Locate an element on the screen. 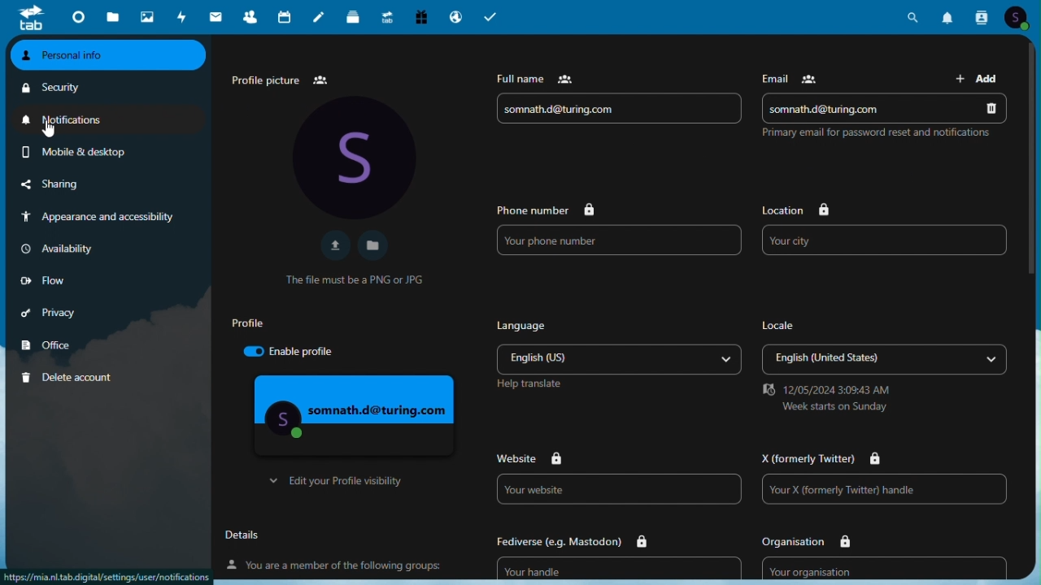 This screenshot has width=1041, height=585. Organization is located at coordinates (885, 567).